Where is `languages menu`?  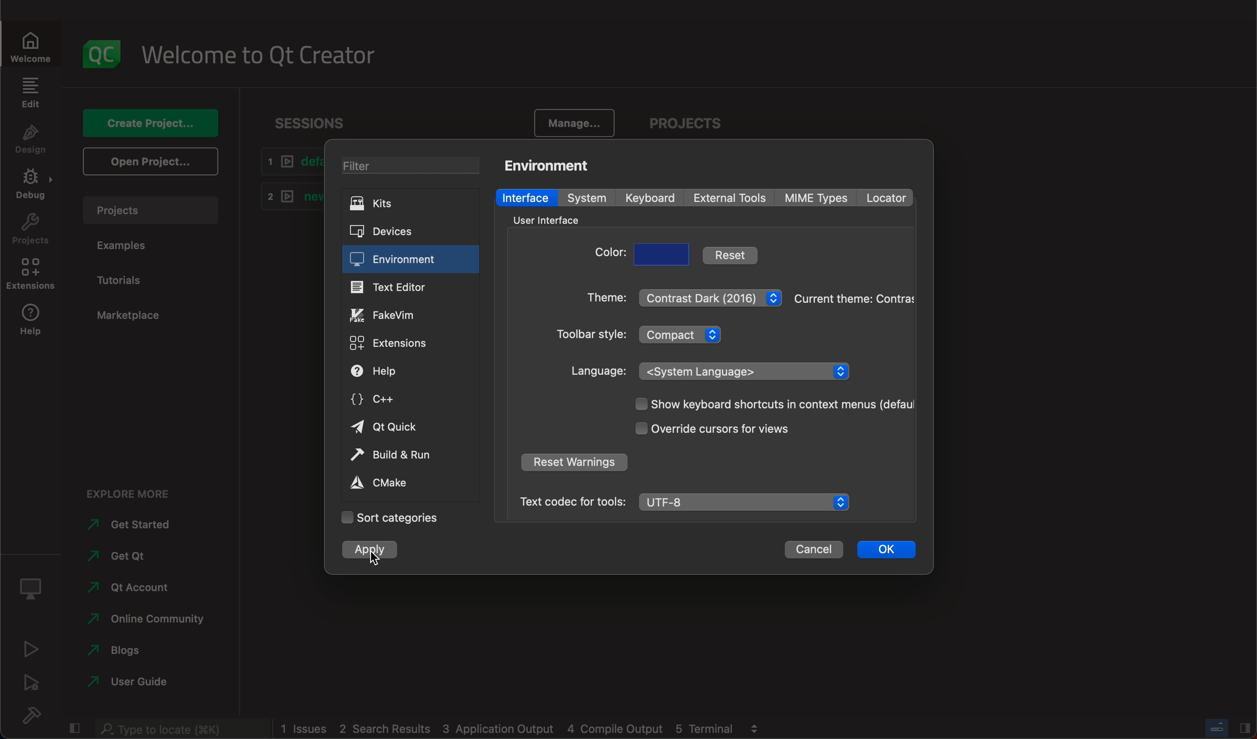 languages menu is located at coordinates (747, 370).